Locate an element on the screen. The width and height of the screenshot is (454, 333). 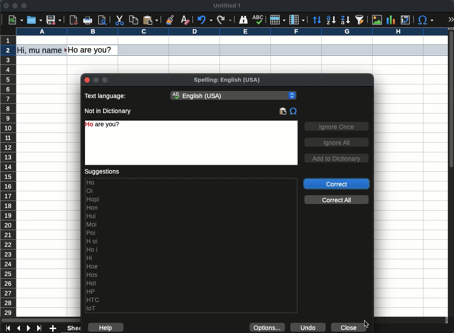
sort is located at coordinates (360, 20).